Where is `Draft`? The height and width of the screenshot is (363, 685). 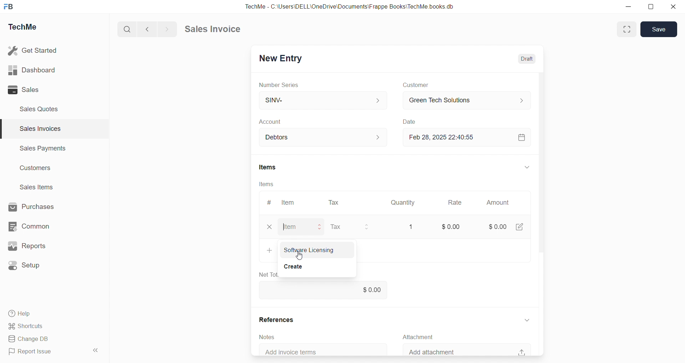
Draft is located at coordinates (527, 59).